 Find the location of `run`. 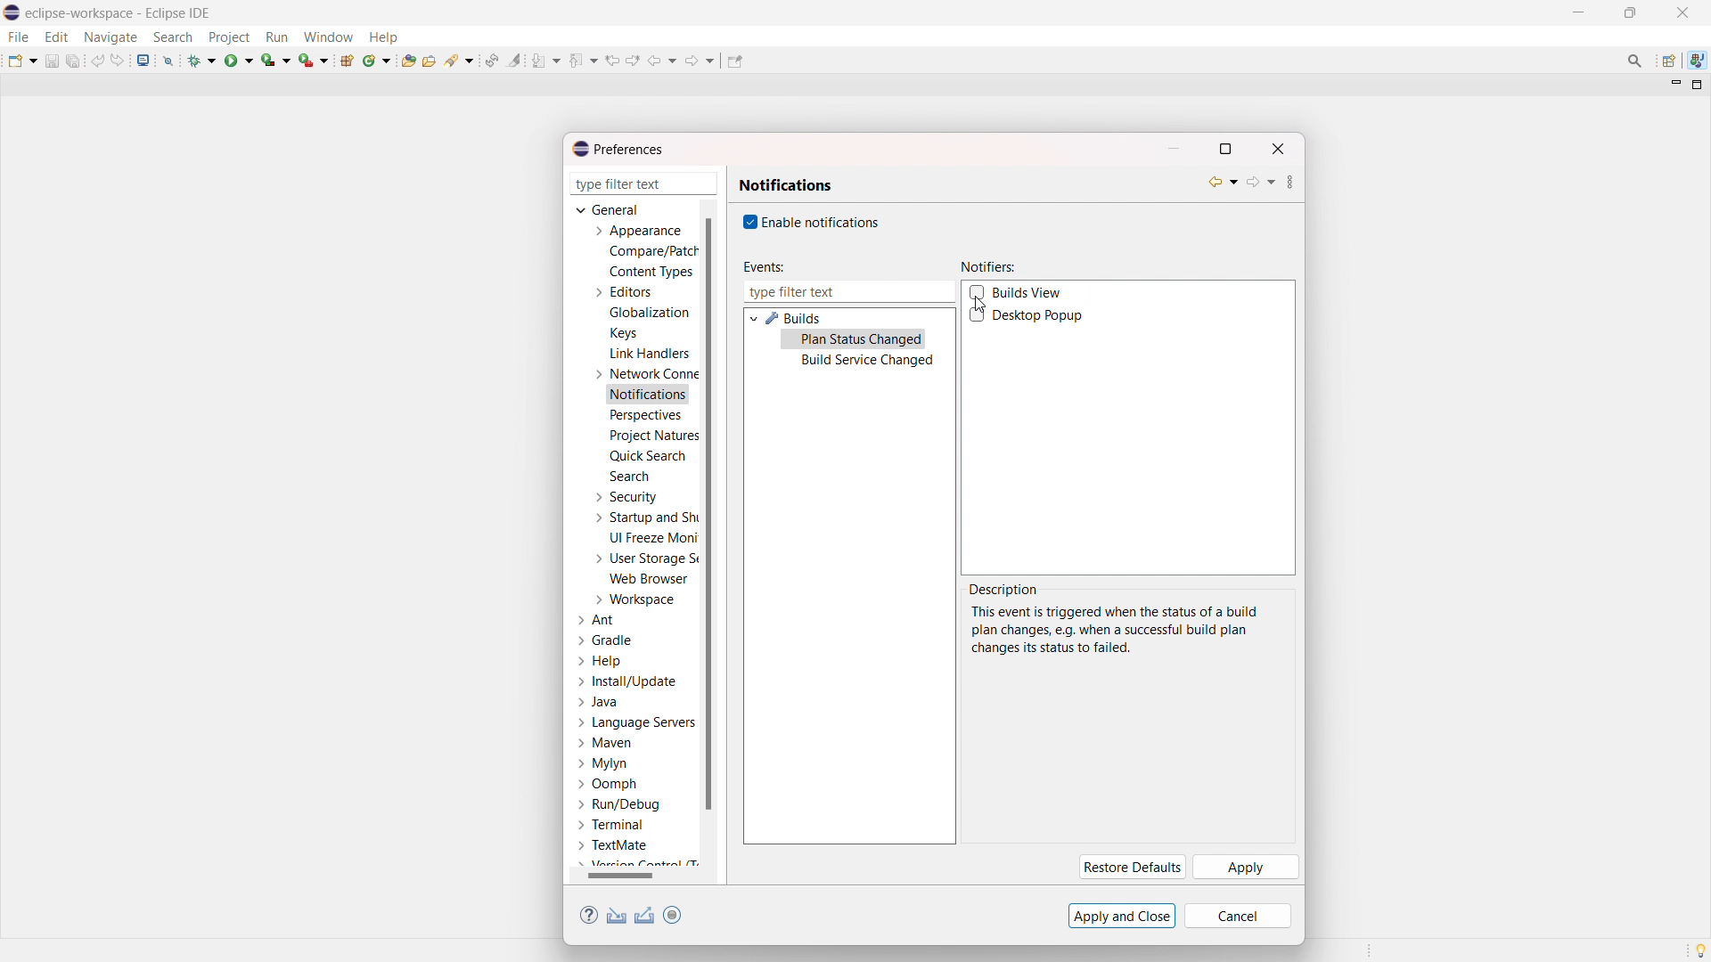

run is located at coordinates (239, 60).